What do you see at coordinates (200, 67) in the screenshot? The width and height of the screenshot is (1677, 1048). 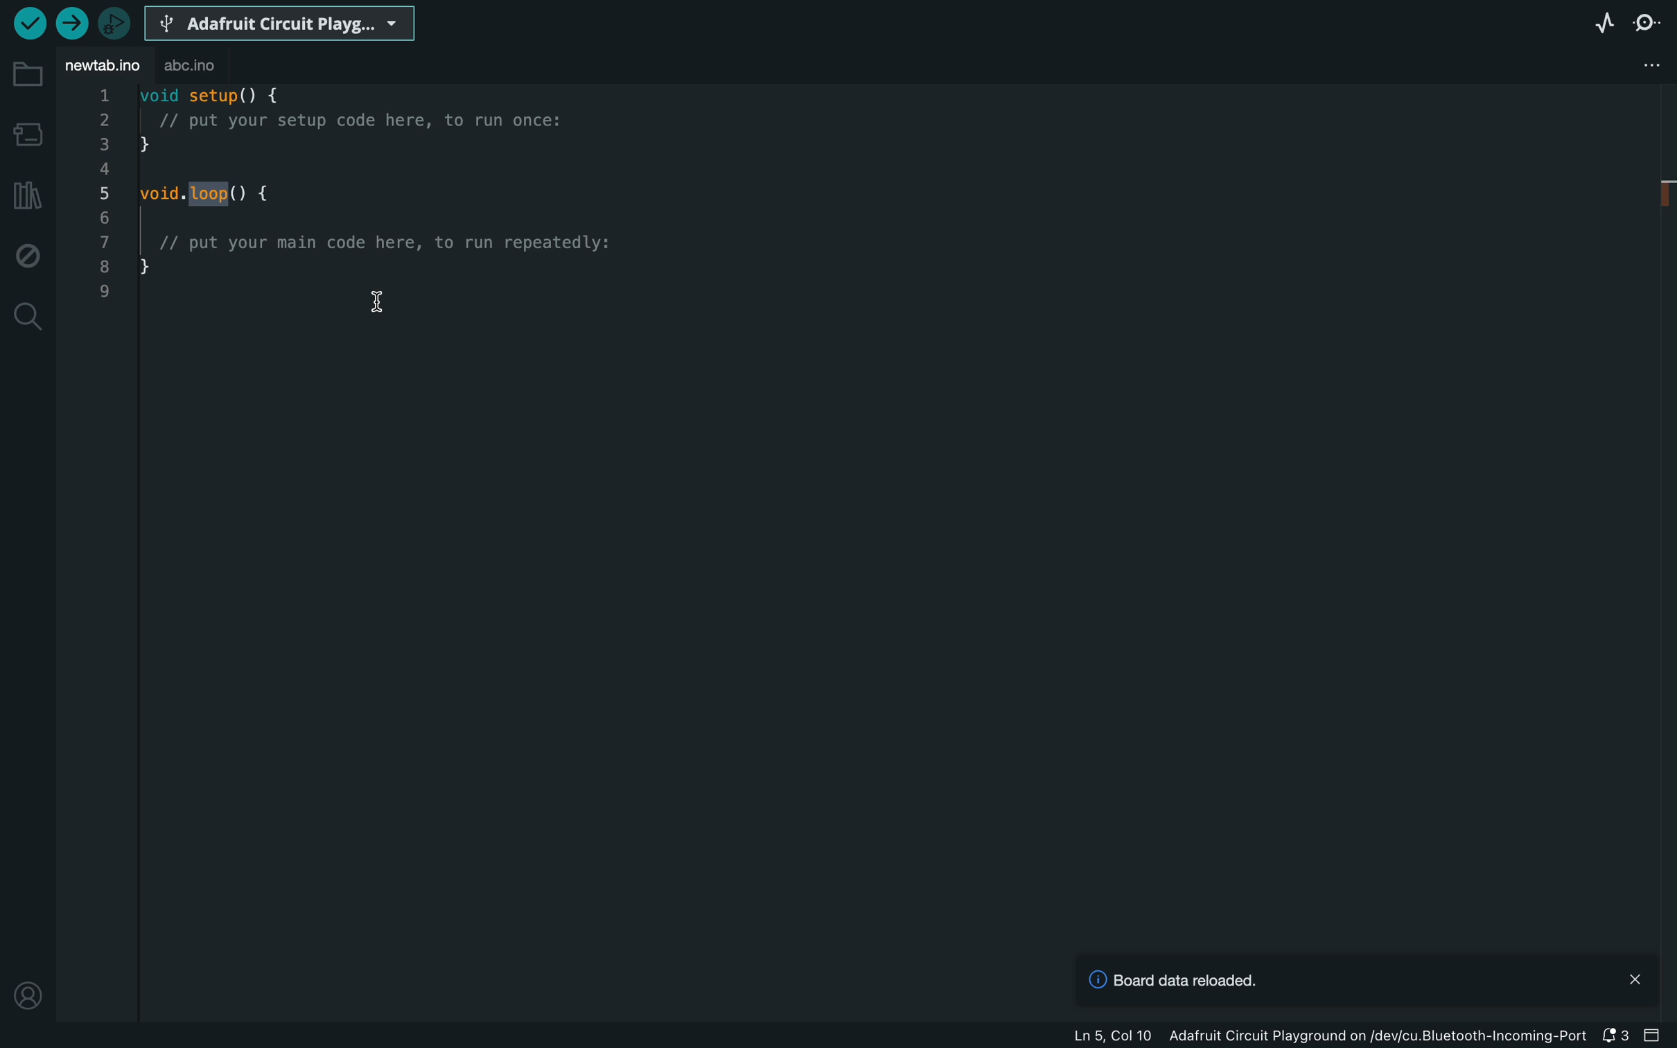 I see `abc.ino` at bounding box center [200, 67].